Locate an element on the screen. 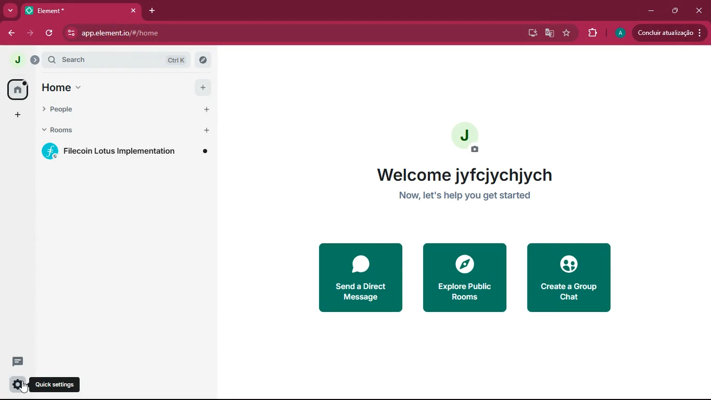 This screenshot has height=400, width=711. home is located at coordinates (18, 90).